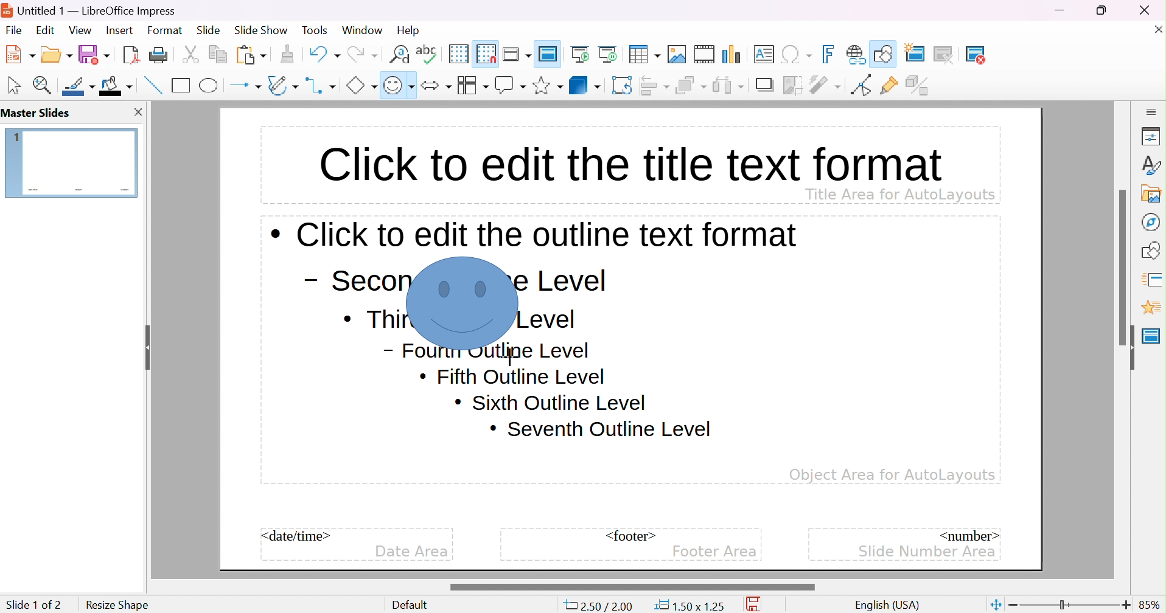 Image resolution: width=1166 pixels, height=613 pixels. I want to click on callout shapes, so click(510, 85).